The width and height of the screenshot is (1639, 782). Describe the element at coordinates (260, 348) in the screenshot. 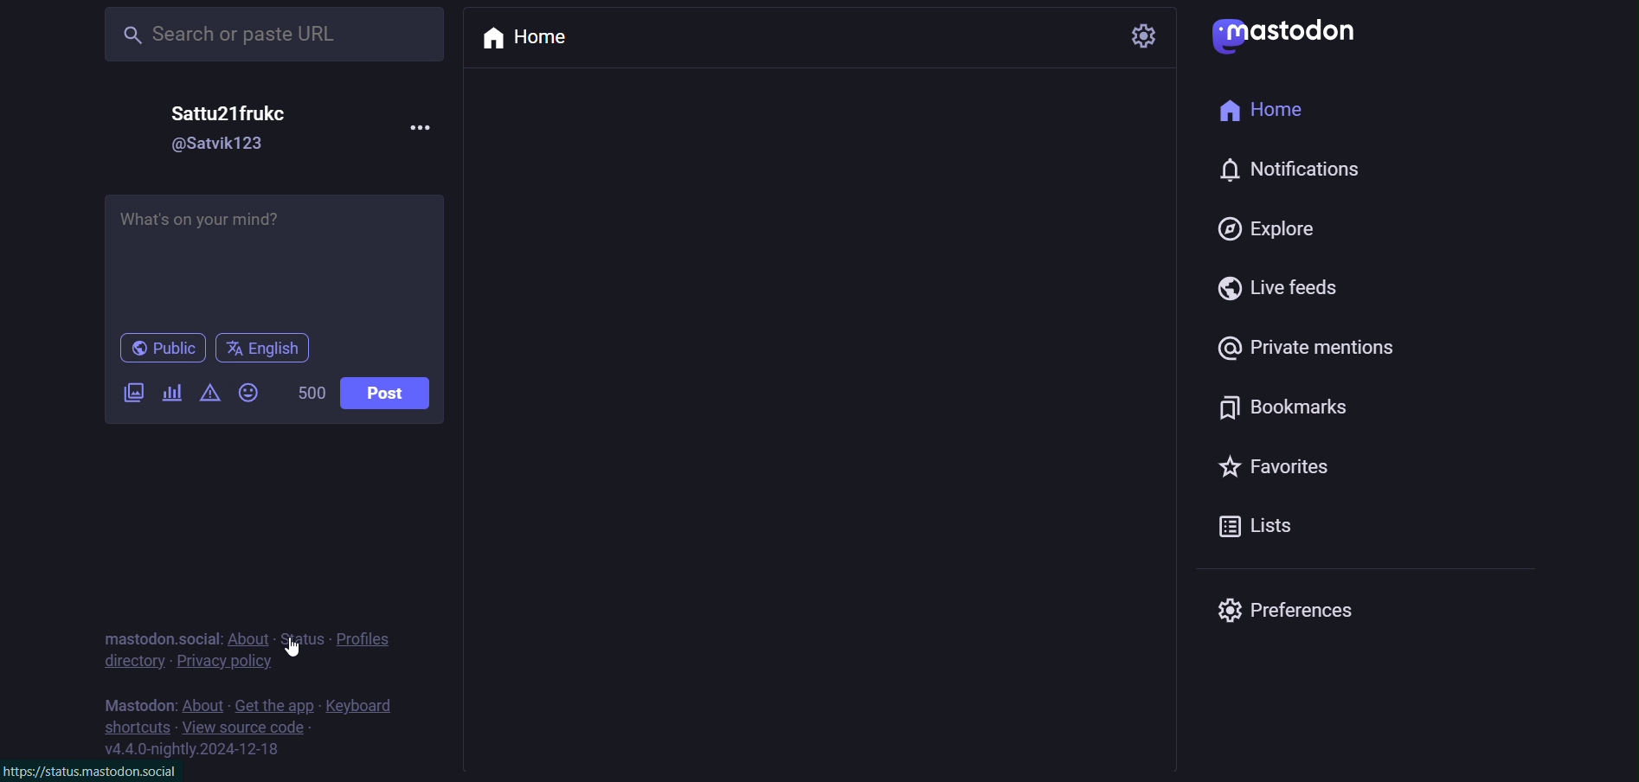

I see `english` at that location.